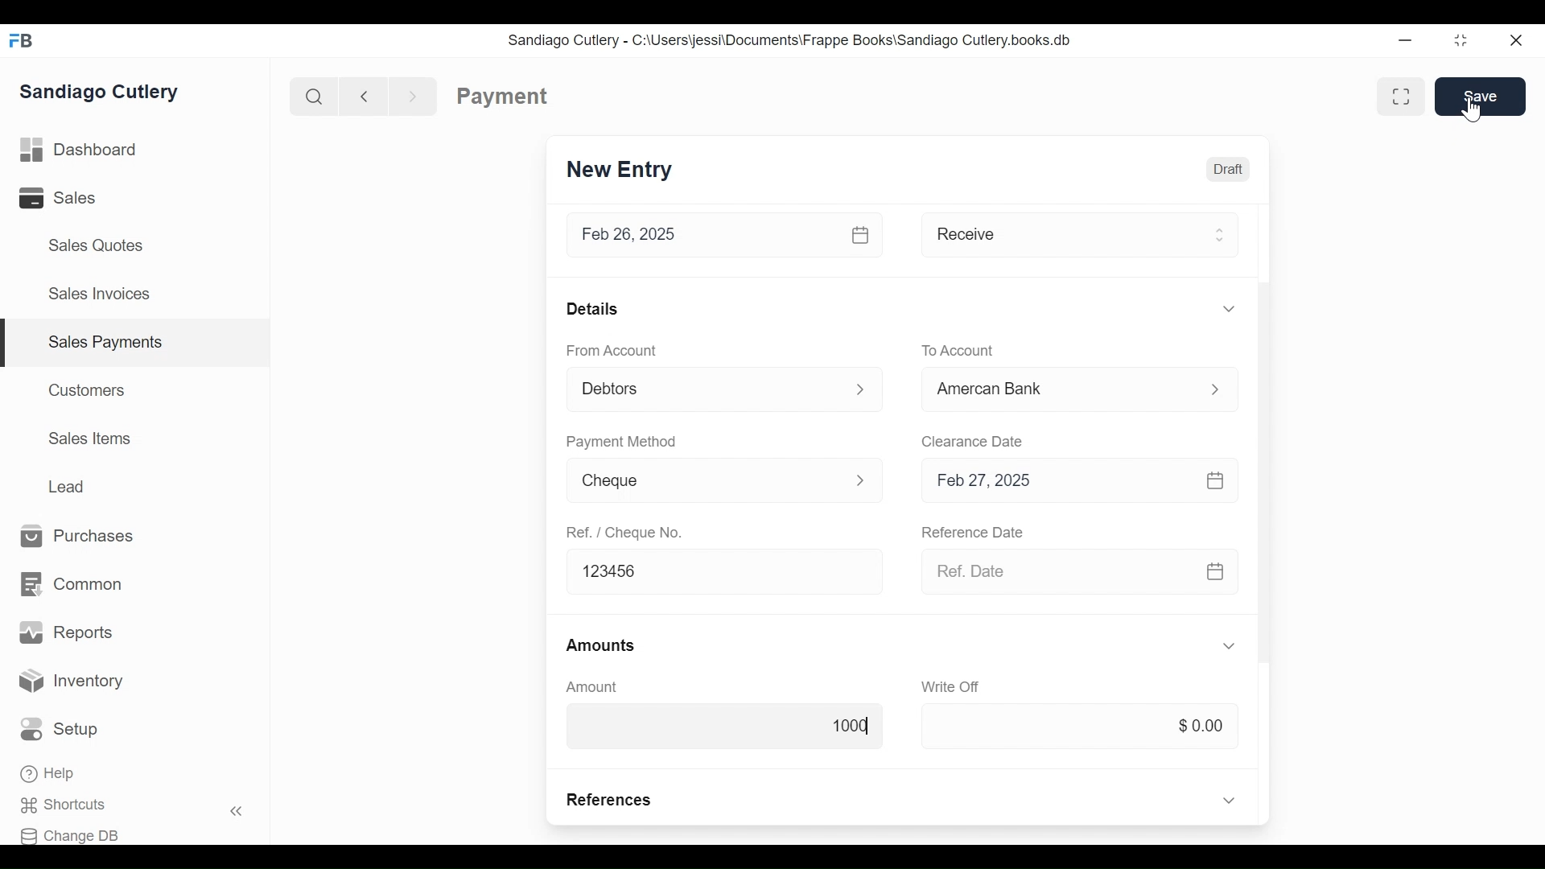 The image size is (1545, 869). What do you see at coordinates (862, 390) in the screenshot?
I see `Expand` at bounding box center [862, 390].